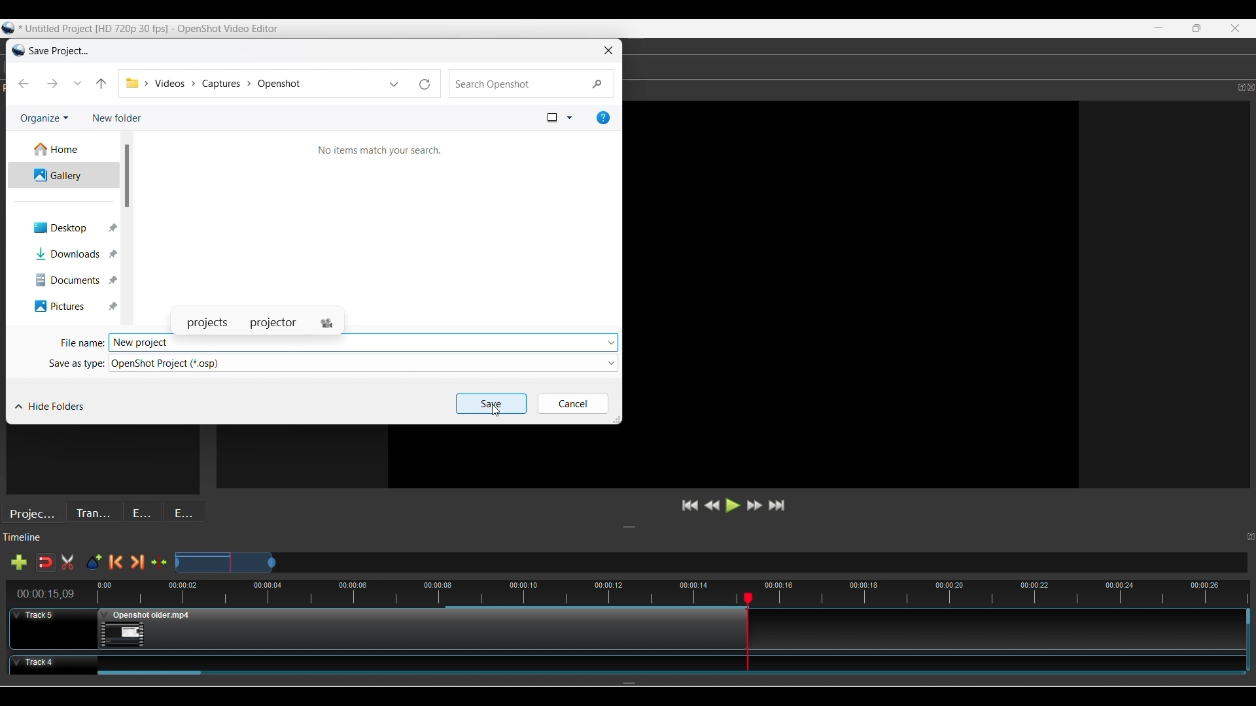 The height and width of the screenshot is (706, 1256). Describe the element at coordinates (137, 562) in the screenshot. I see `Next marker` at that location.